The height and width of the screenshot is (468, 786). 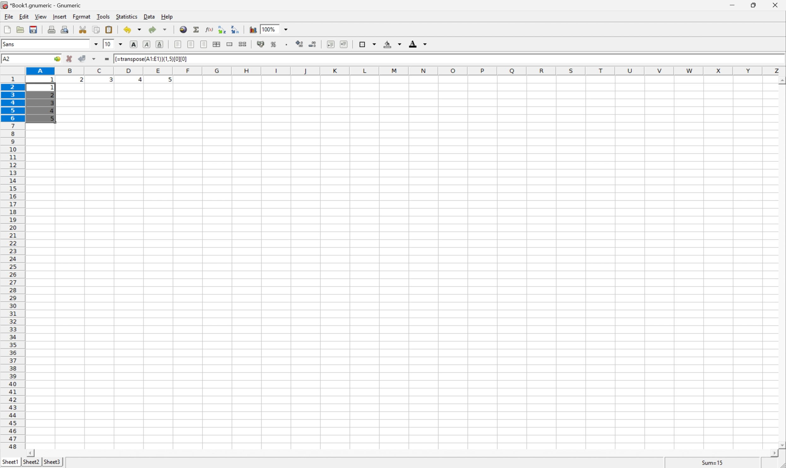 I want to click on column names, so click(x=403, y=72).